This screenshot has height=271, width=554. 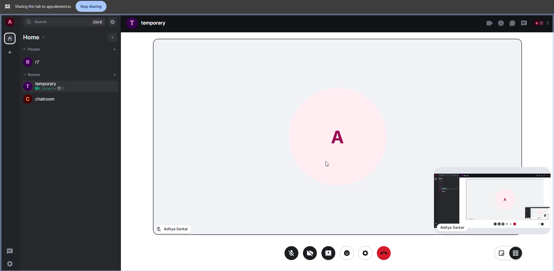 I want to click on video call, so click(x=490, y=22).